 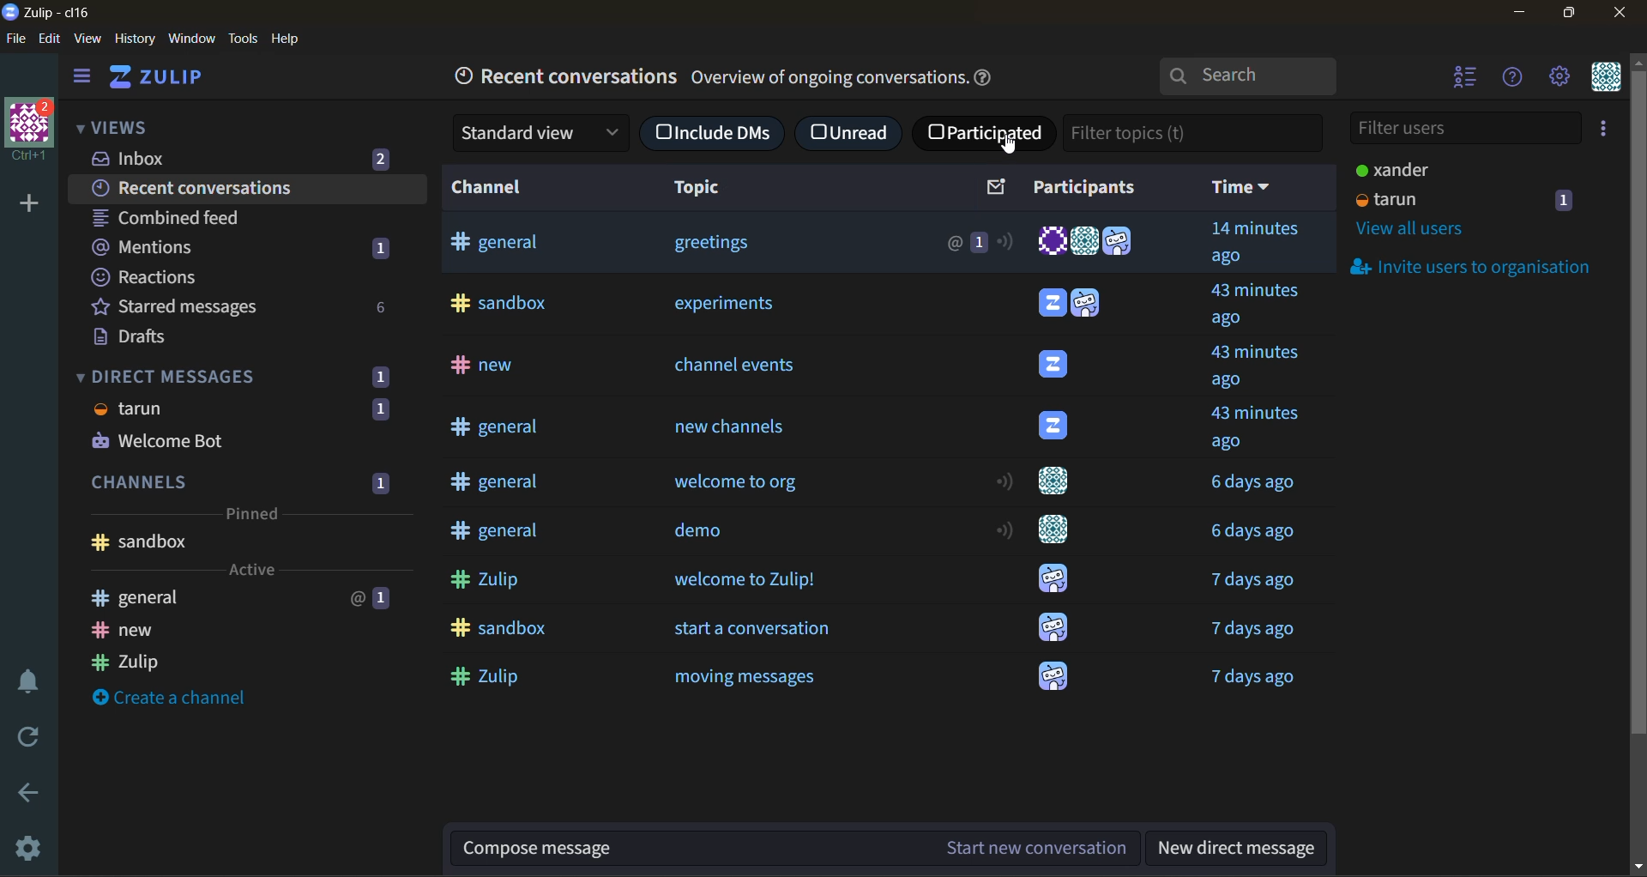 What do you see at coordinates (85, 77) in the screenshot?
I see `hide sidebar` at bounding box center [85, 77].